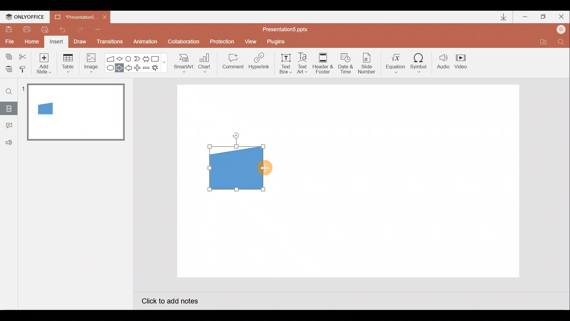 The width and height of the screenshot is (570, 321). I want to click on Collaboration, so click(185, 42).